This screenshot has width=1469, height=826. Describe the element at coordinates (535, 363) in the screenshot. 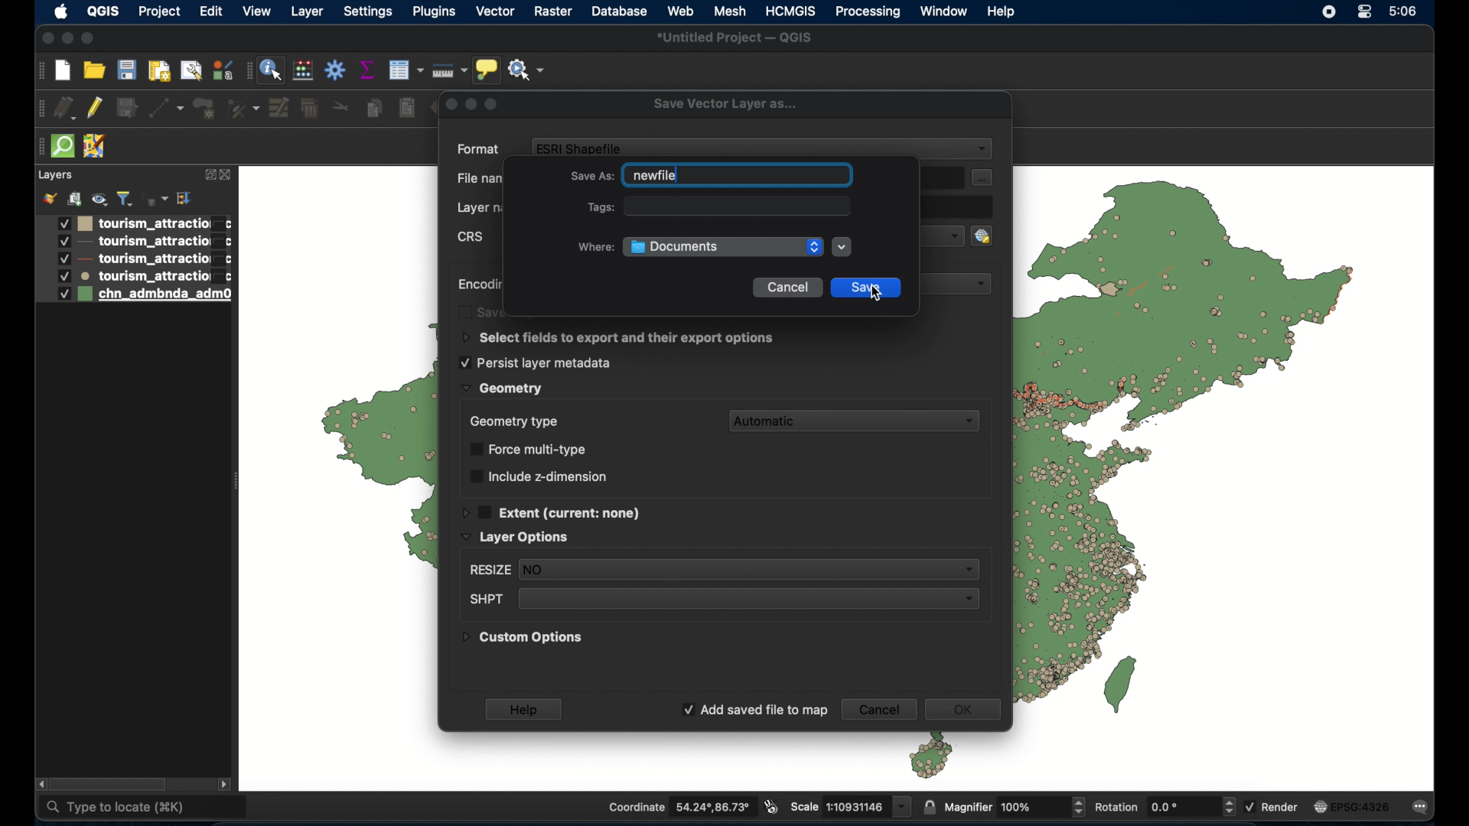

I see `persist layer metadata` at that location.